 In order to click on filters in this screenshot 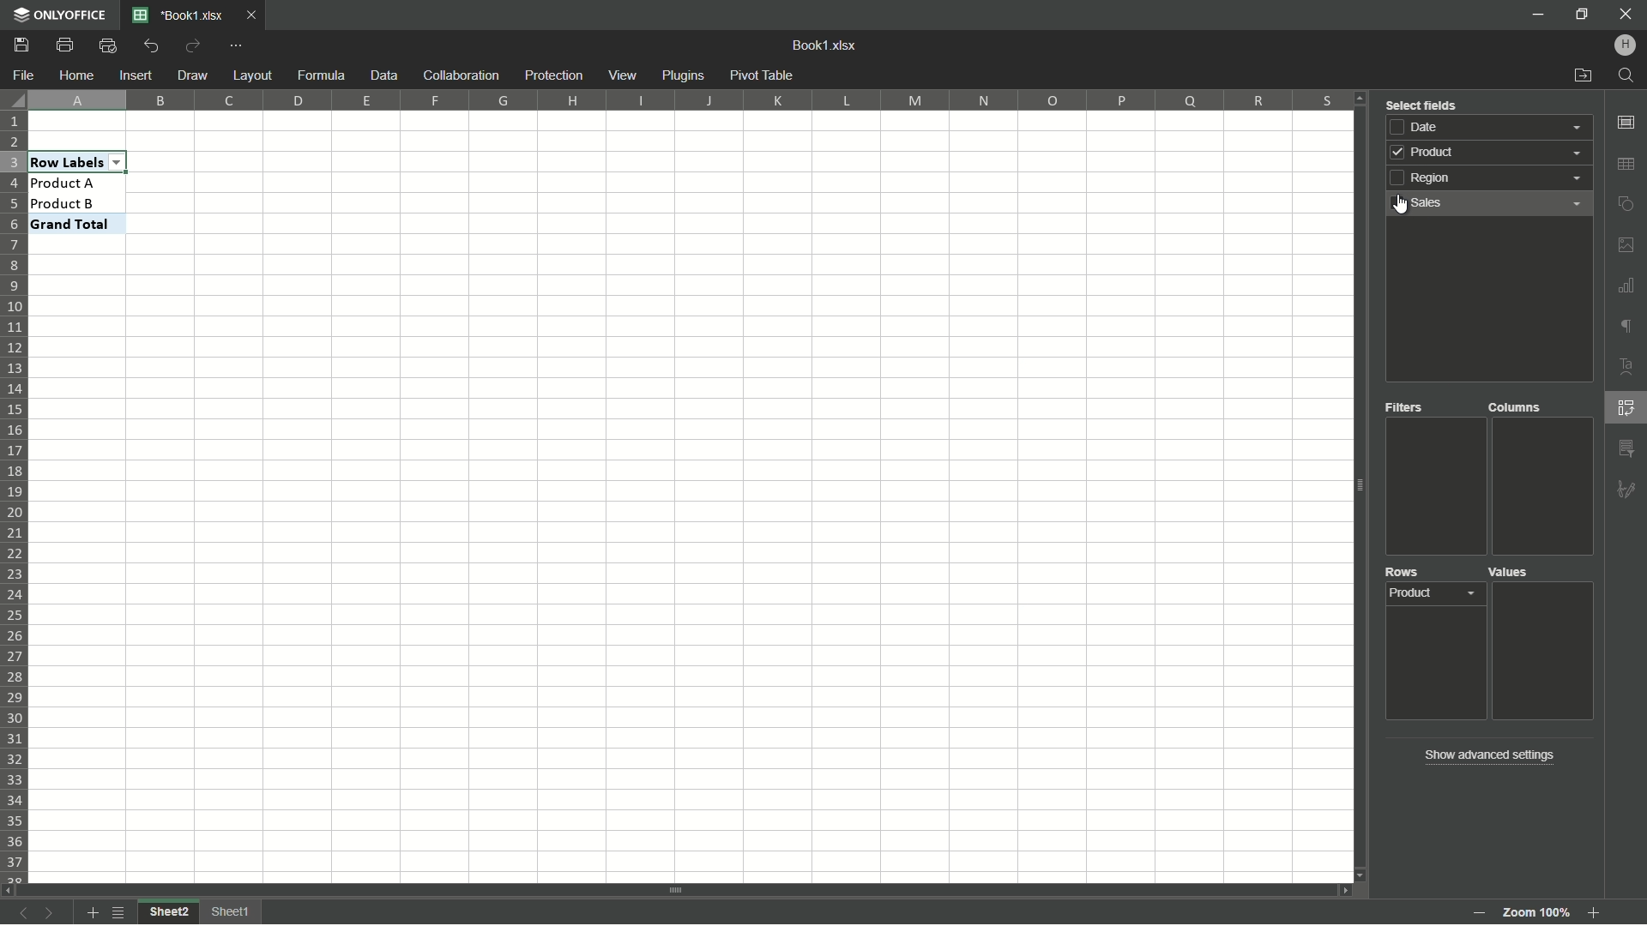, I will do `click(1408, 409)`.